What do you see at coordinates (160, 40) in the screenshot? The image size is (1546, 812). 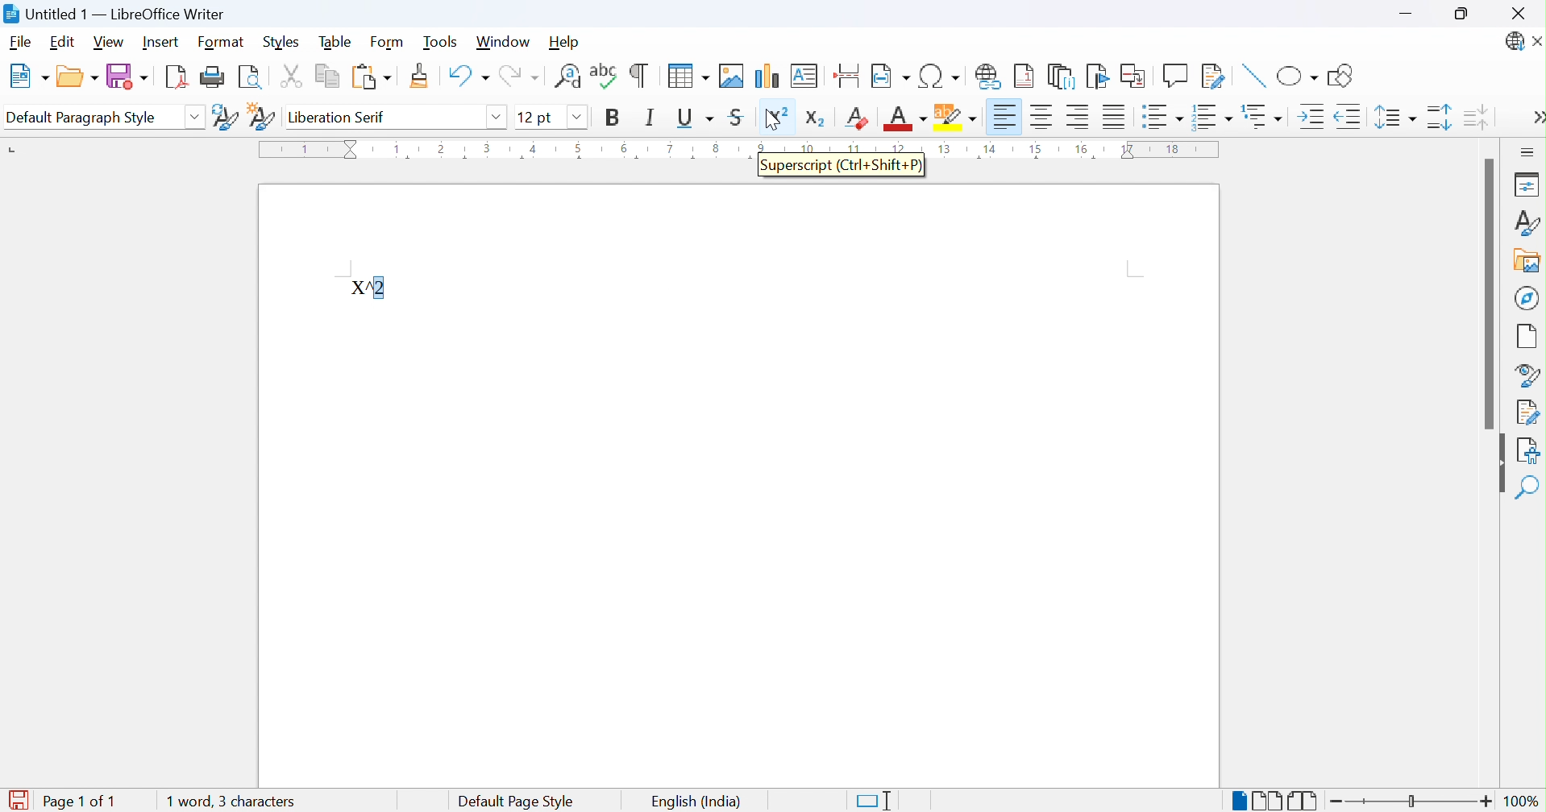 I see `Insert` at bounding box center [160, 40].